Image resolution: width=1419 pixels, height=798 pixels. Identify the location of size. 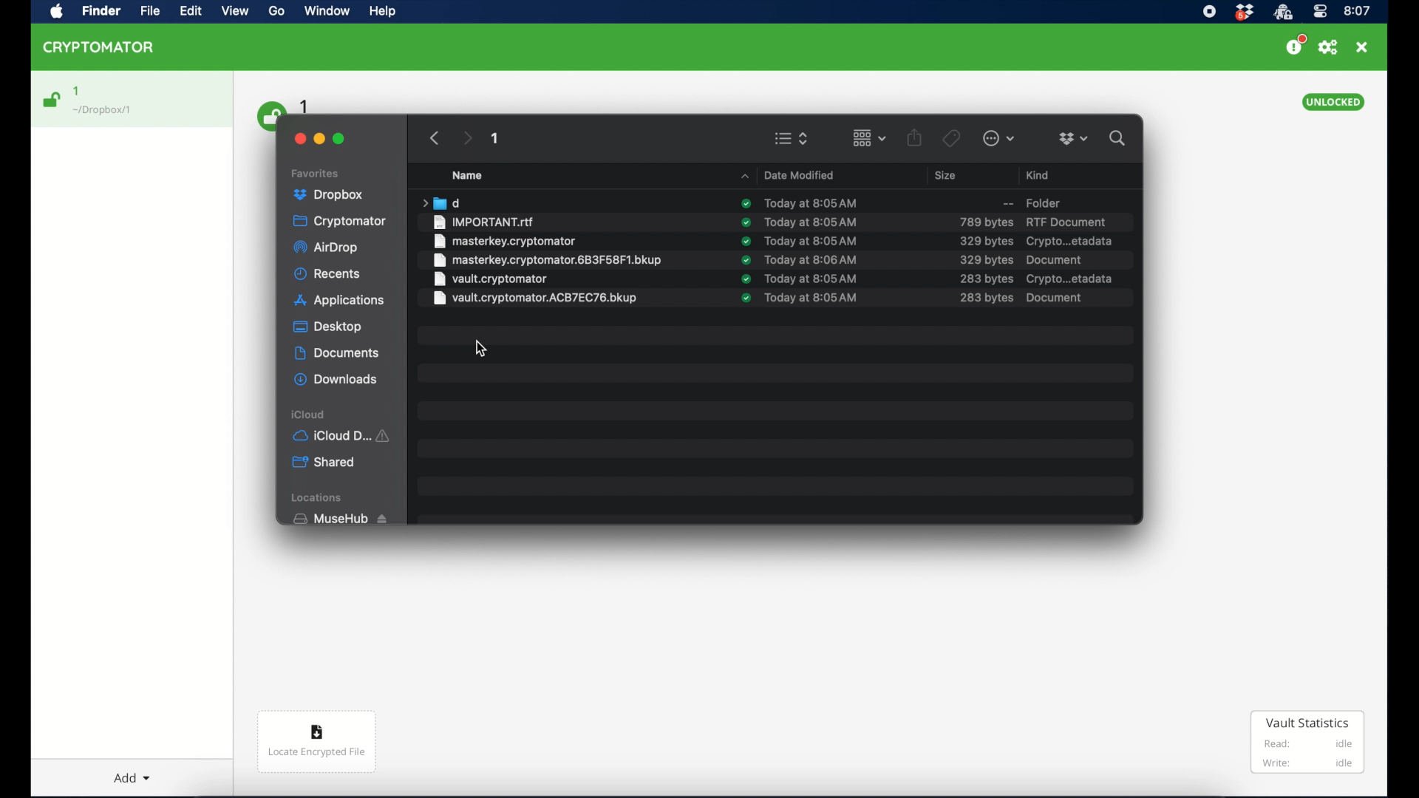
(985, 241).